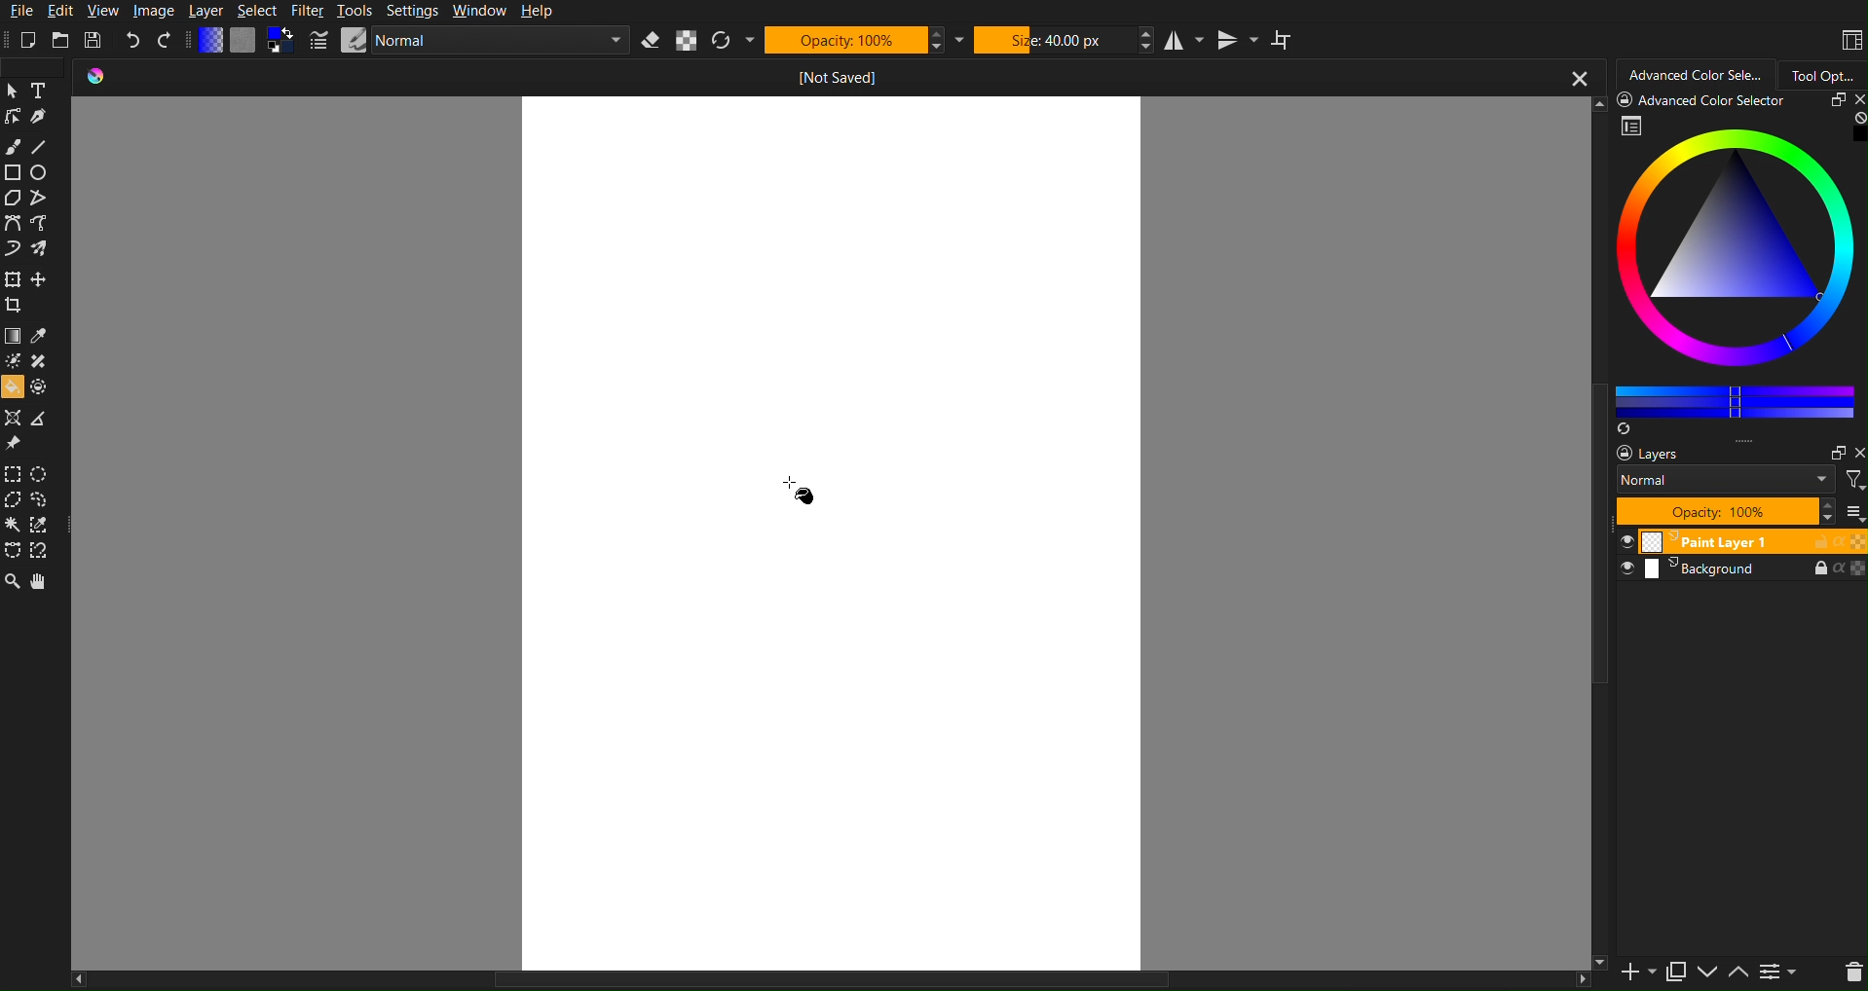 This screenshot has width=1868, height=991. What do you see at coordinates (1185, 38) in the screenshot?
I see `Horizontal Mirror` at bounding box center [1185, 38].